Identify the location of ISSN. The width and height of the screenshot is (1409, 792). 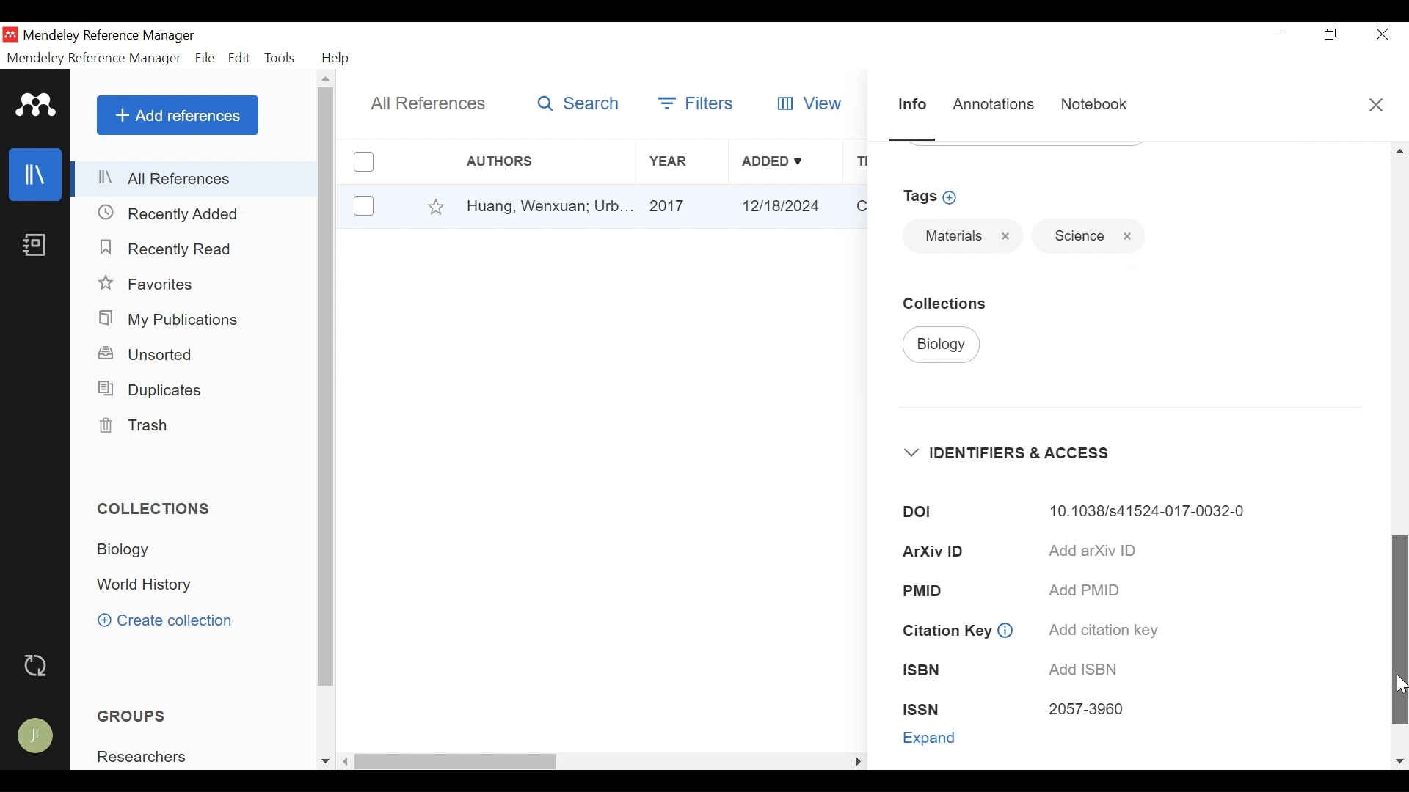
(921, 708).